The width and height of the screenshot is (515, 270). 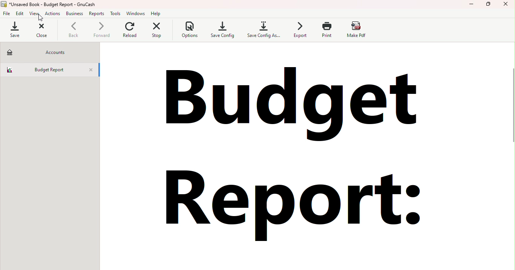 I want to click on Tools, so click(x=115, y=14).